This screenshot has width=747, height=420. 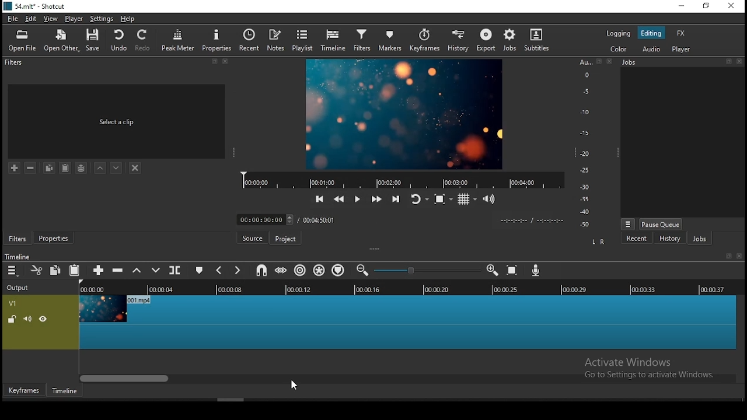 I want to click on copy, so click(x=55, y=269).